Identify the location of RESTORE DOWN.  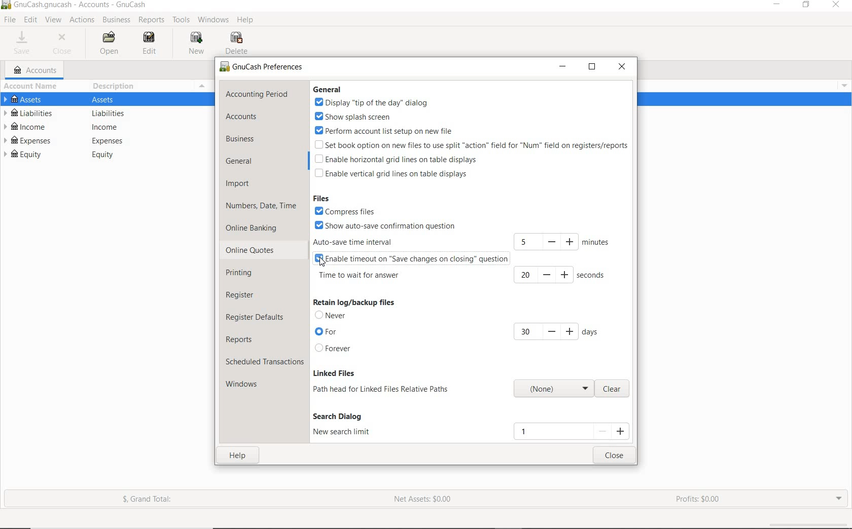
(806, 7).